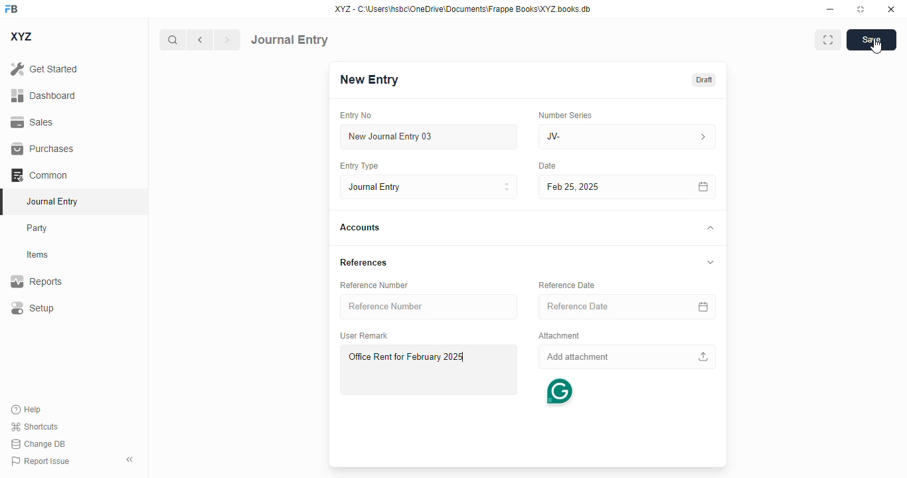 The image size is (907, 478). I want to click on save, so click(872, 40).